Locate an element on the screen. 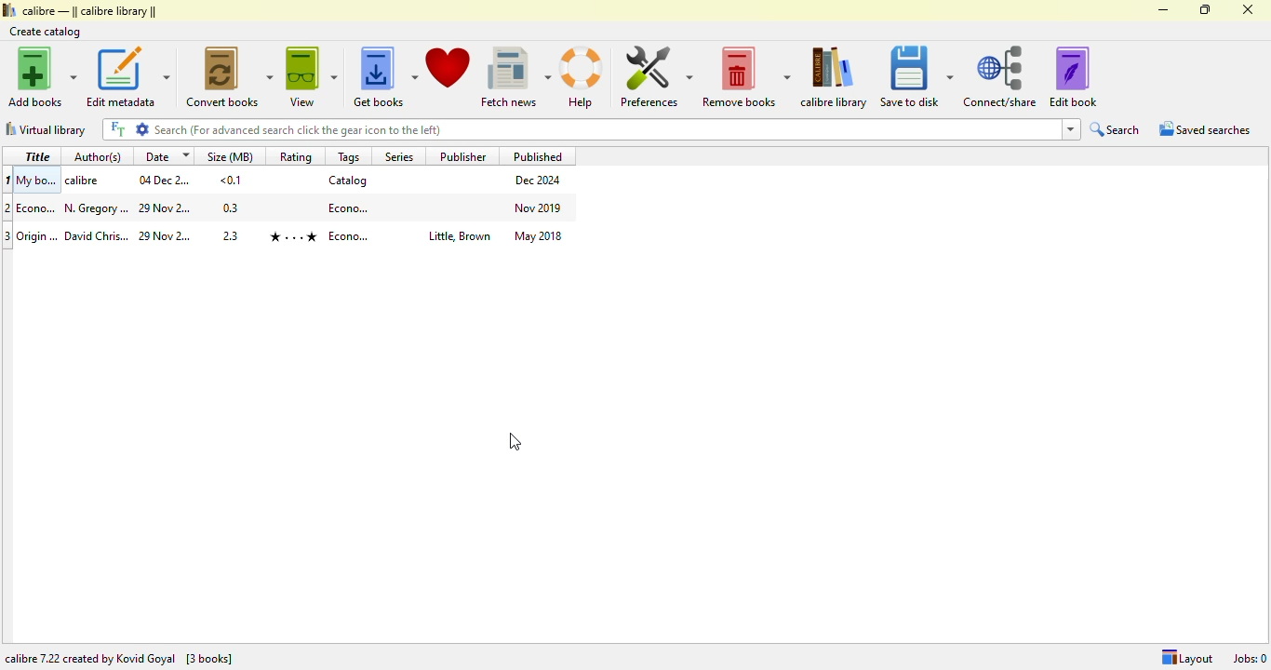  preferences is located at coordinates (655, 75).